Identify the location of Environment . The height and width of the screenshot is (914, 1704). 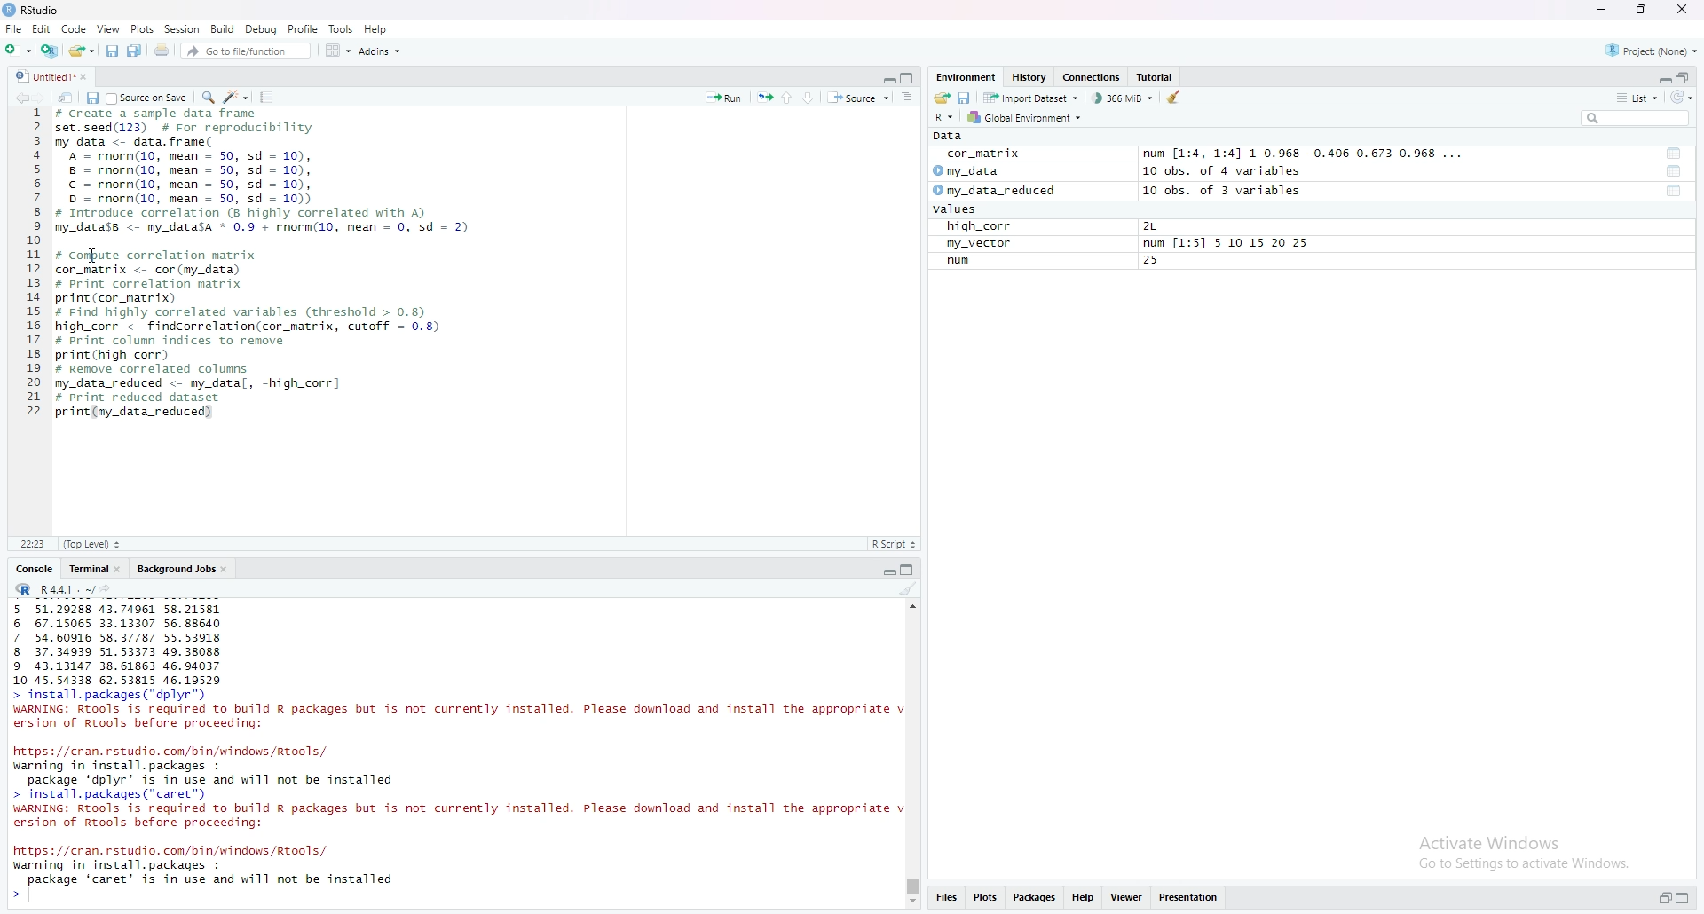
(967, 76).